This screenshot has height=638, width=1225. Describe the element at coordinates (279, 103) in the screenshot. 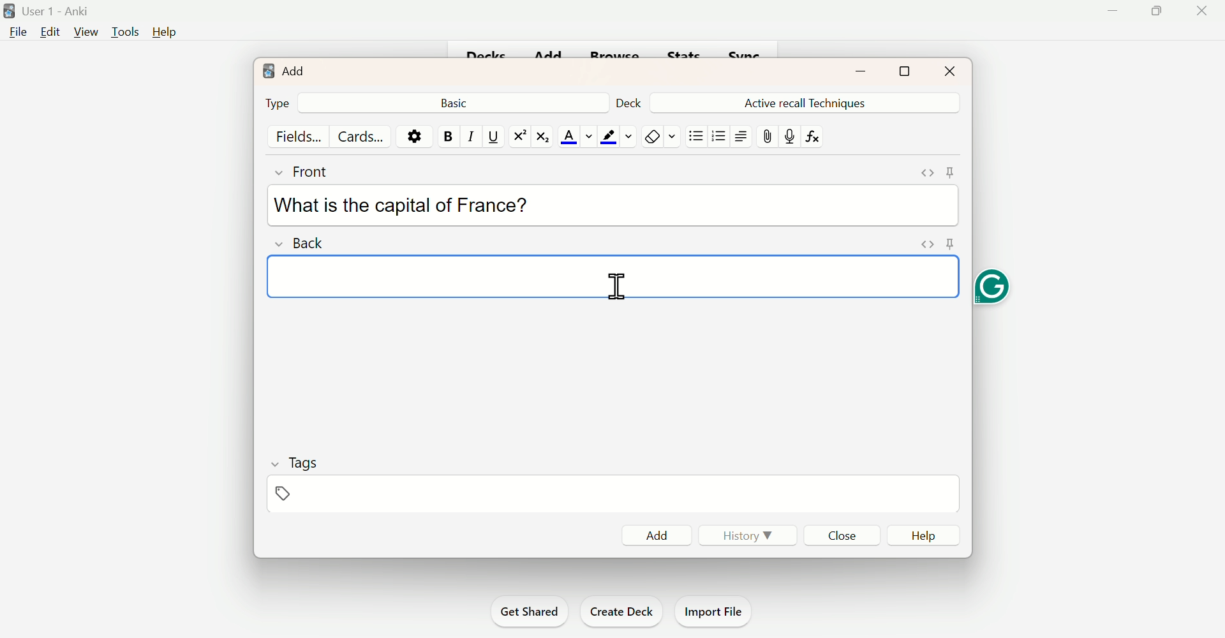

I see `Type` at that location.